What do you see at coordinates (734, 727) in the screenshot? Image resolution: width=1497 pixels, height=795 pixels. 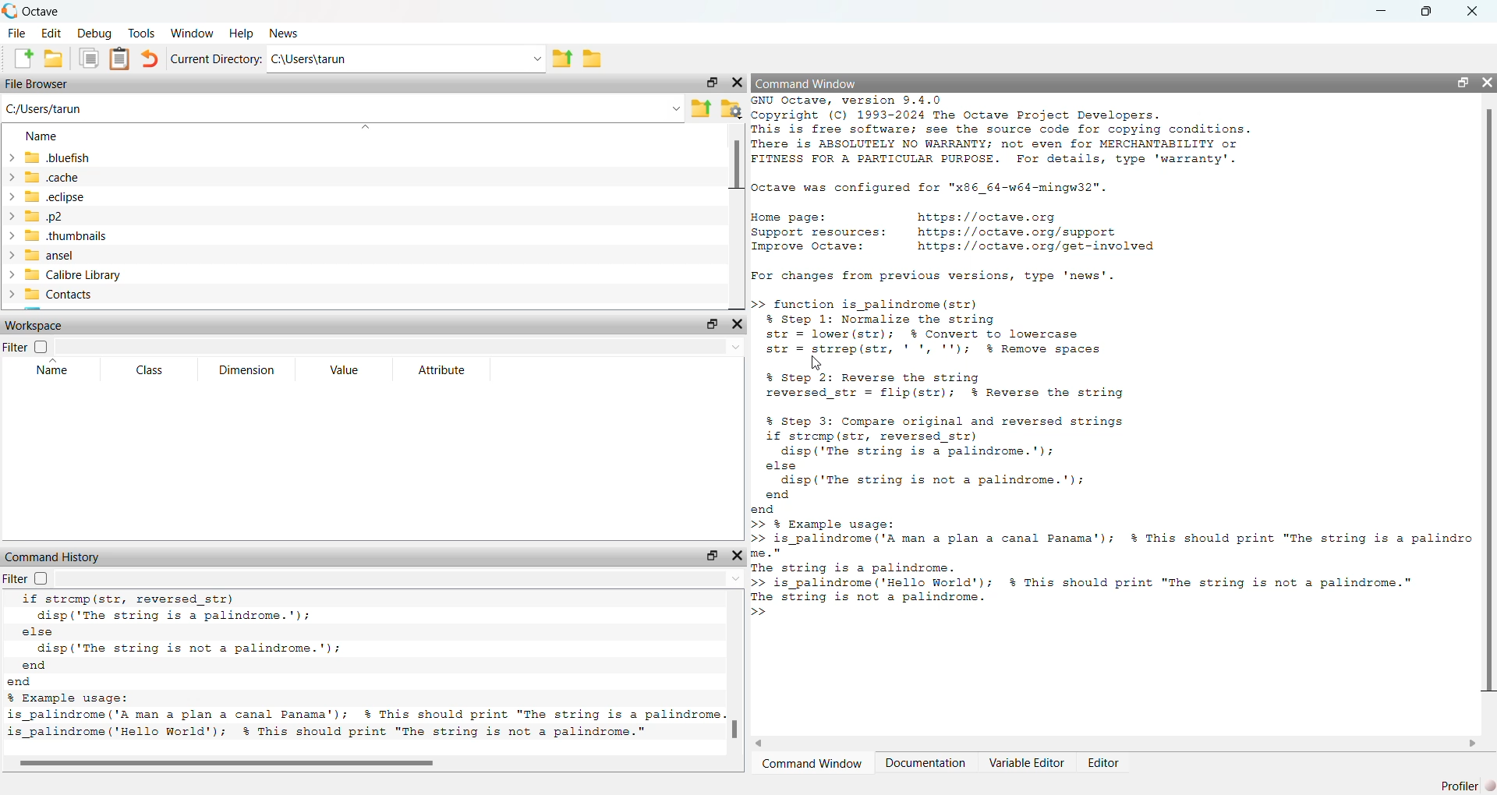 I see `scrollbar` at bounding box center [734, 727].